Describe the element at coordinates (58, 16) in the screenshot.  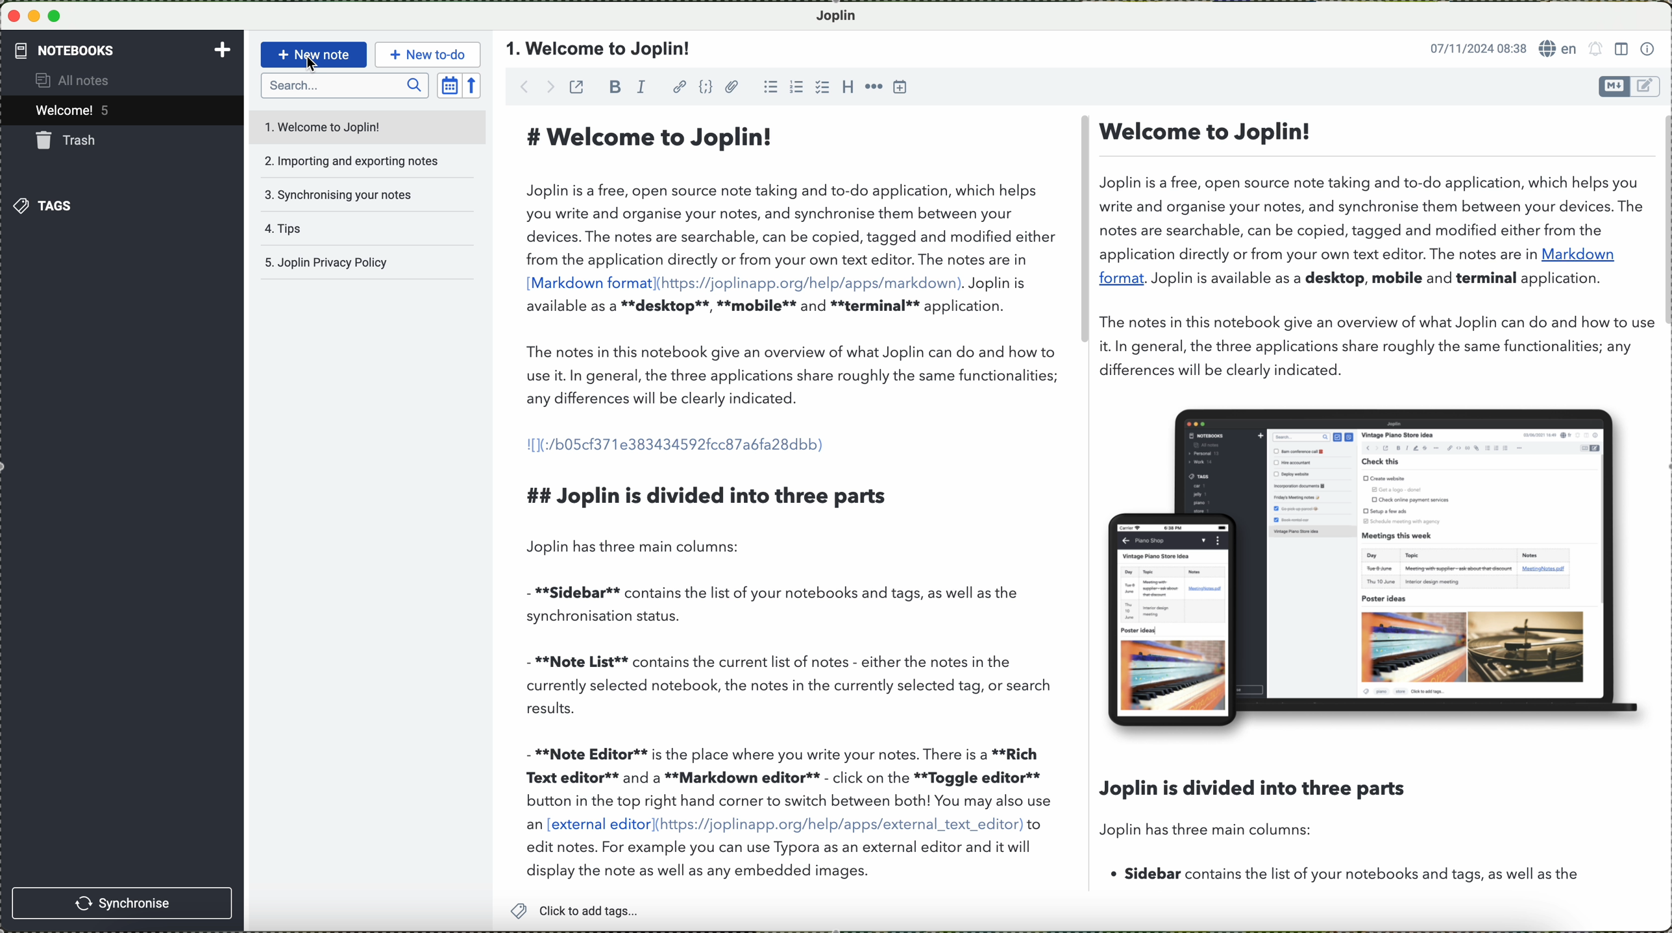
I see `maximize` at that location.